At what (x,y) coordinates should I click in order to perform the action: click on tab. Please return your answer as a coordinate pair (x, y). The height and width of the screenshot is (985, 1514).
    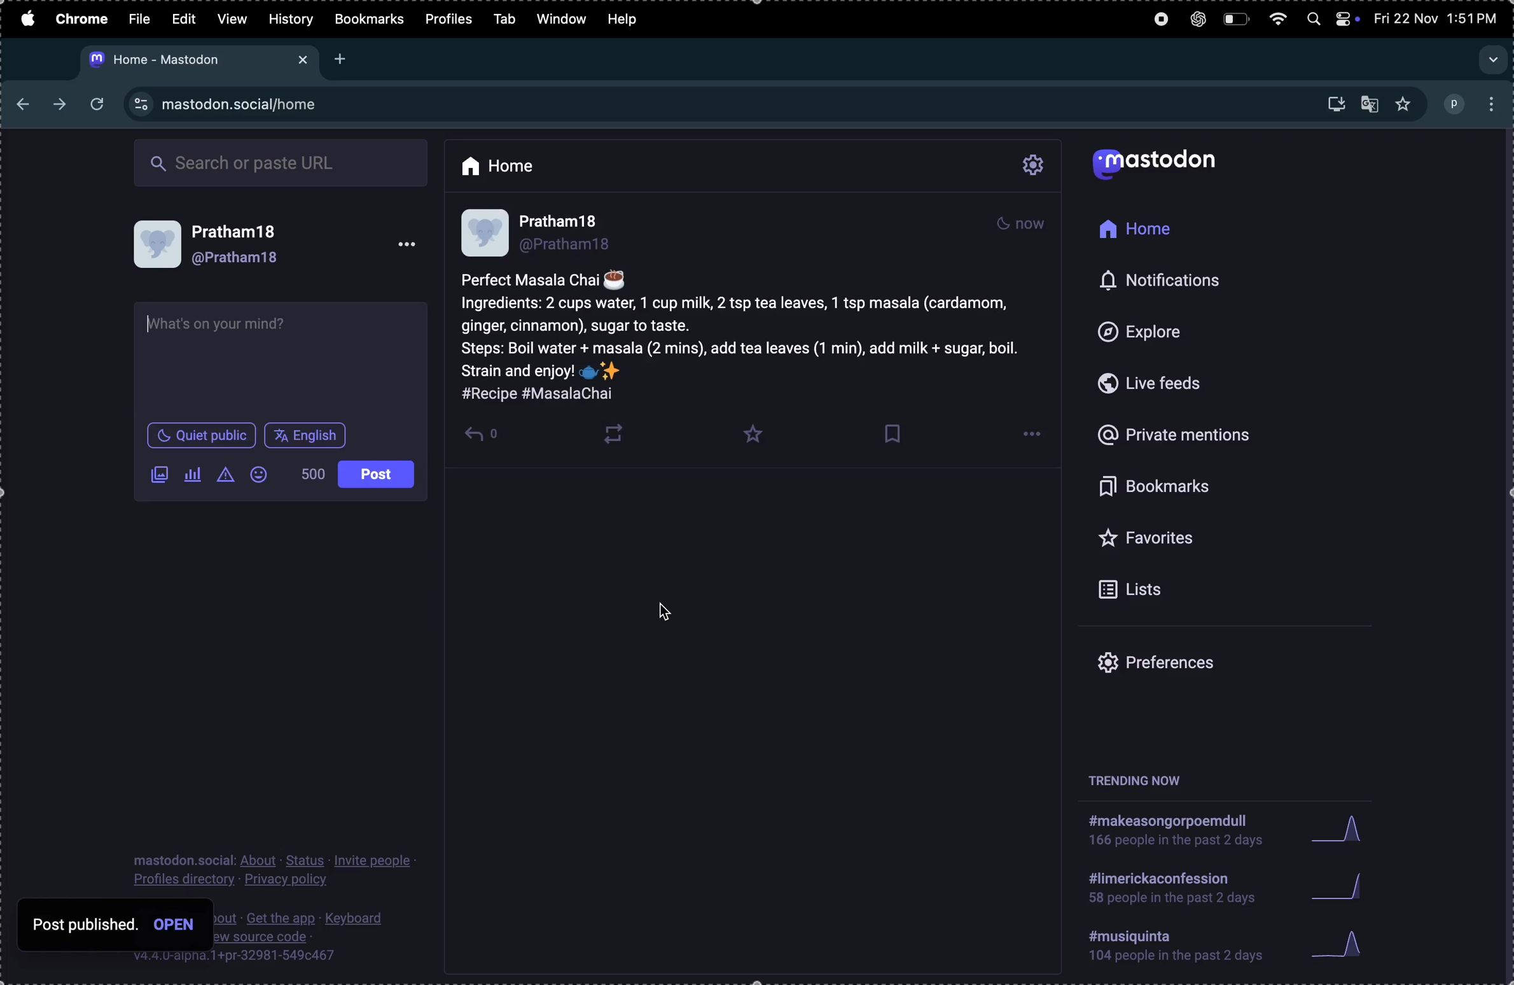
    Looking at the image, I should click on (503, 18).